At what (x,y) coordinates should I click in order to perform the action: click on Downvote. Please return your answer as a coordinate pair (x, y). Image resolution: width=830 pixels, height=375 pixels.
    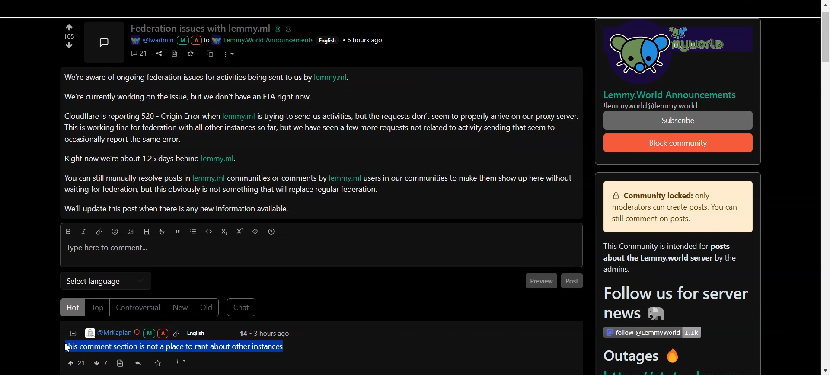
    Looking at the image, I should click on (100, 363).